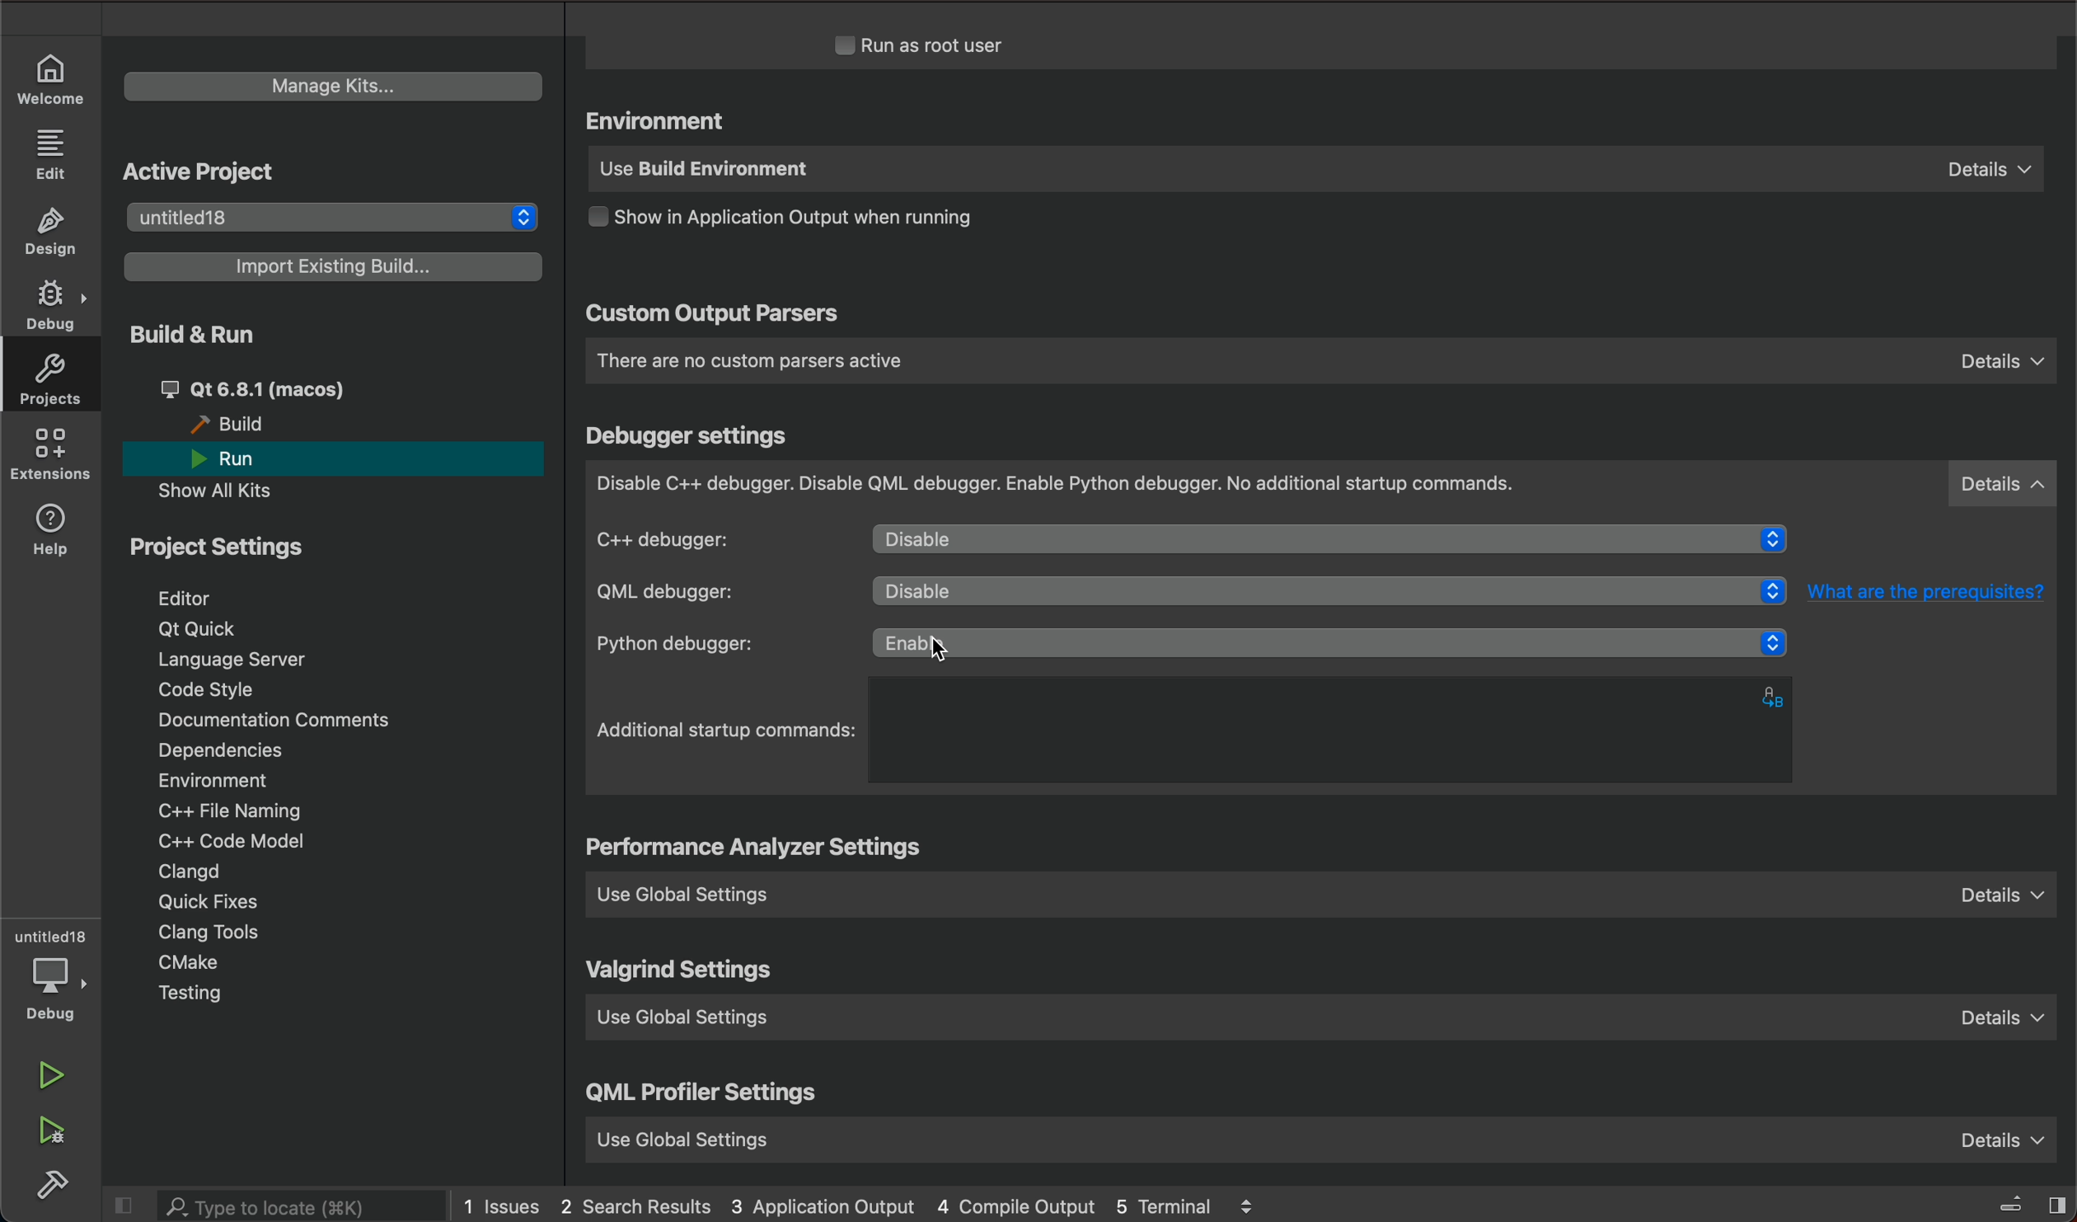  What do you see at coordinates (704, 1097) in the screenshot?
I see `qml ` at bounding box center [704, 1097].